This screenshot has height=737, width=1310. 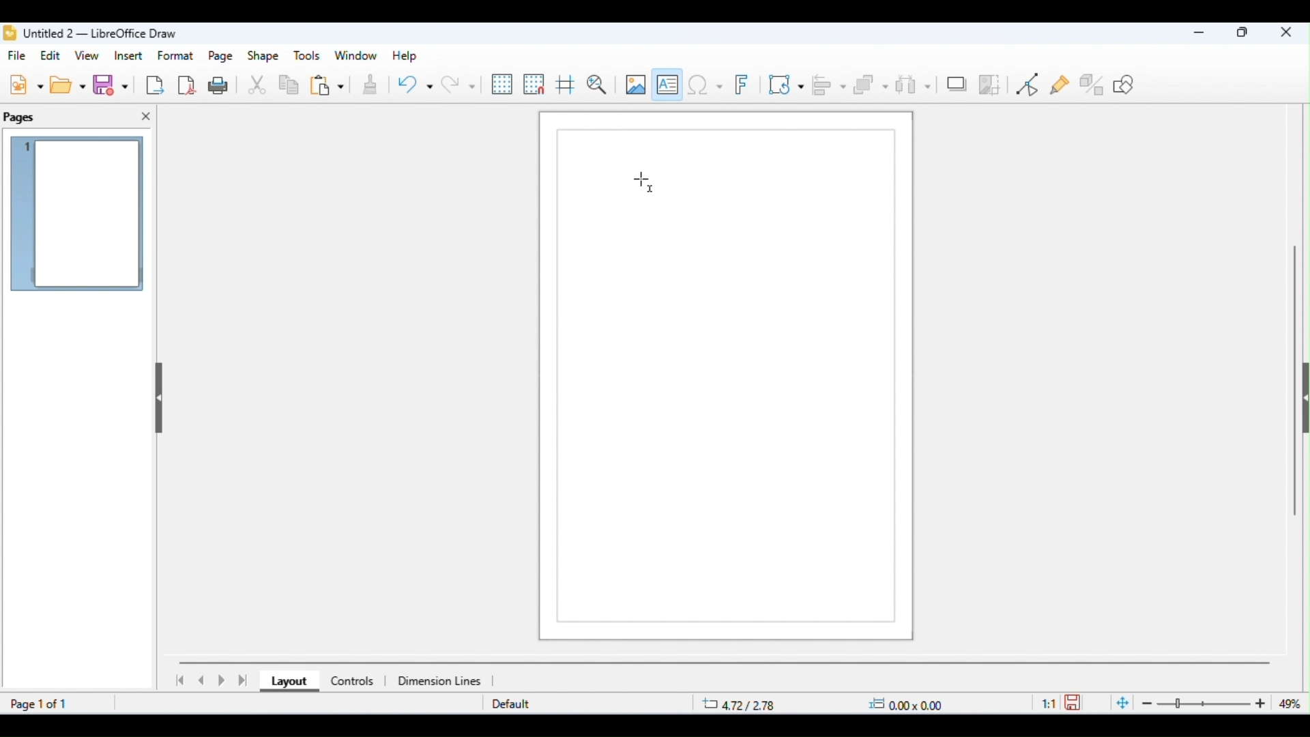 What do you see at coordinates (597, 85) in the screenshot?
I see `zoom and pan` at bounding box center [597, 85].